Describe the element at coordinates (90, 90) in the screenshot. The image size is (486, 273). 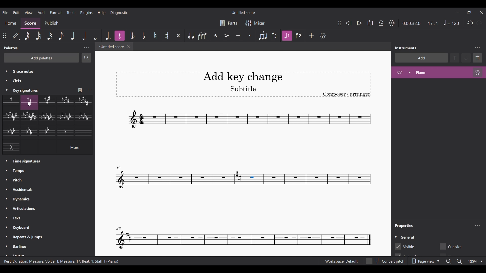
I see `Key signature settings` at that location.